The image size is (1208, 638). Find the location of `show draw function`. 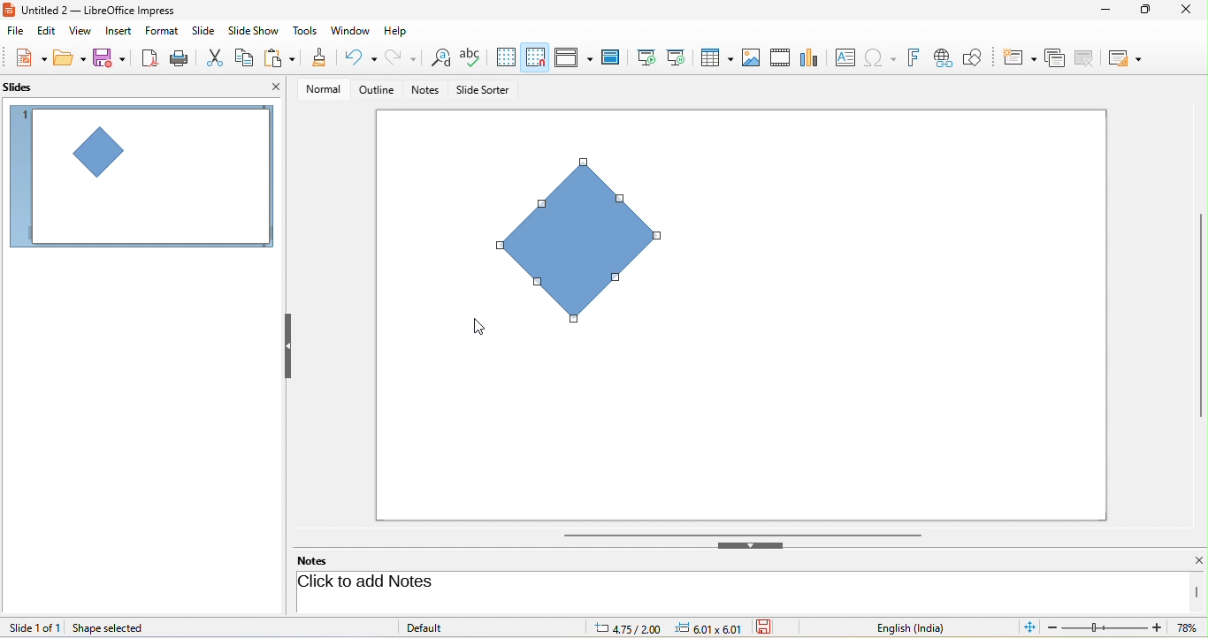

show draw function is located at coordinates (981, 56).